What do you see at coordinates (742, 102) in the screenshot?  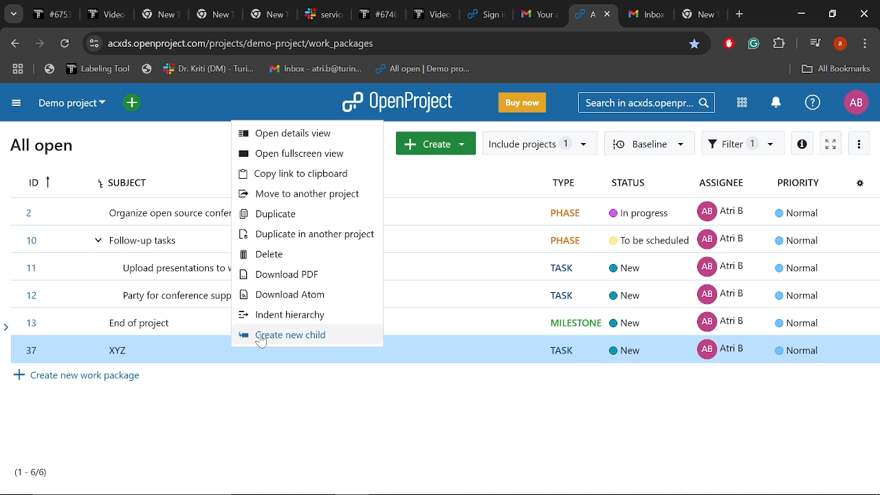 I see `Modules` at bounding box center [742, 102].